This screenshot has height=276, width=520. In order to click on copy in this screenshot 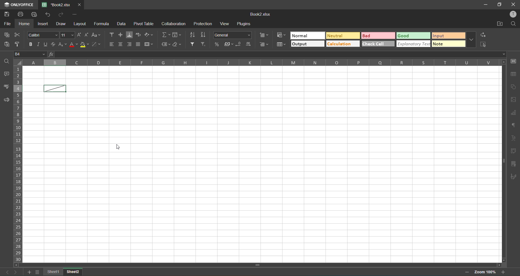, I will do `click(8, 35)`.